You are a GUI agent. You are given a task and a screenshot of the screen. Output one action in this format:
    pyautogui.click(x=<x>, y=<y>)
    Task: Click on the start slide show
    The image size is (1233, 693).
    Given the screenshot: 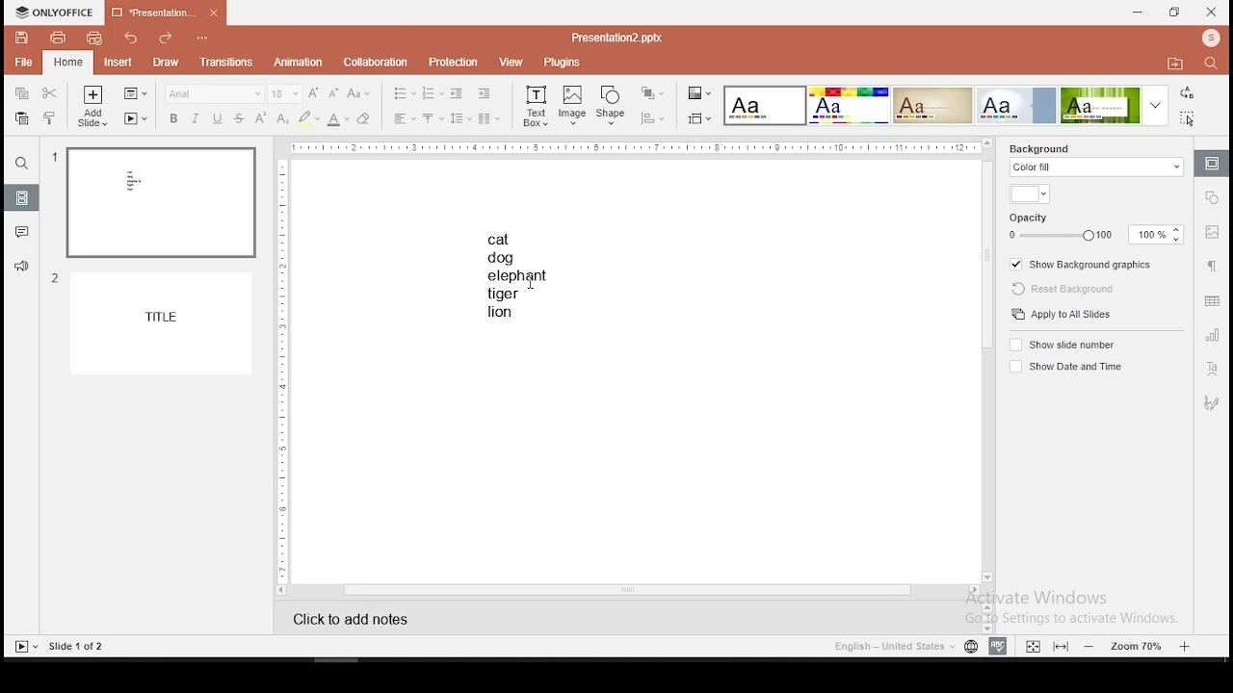 What is the action you would take?
    pyautogui.click(x=23, y=646)
    